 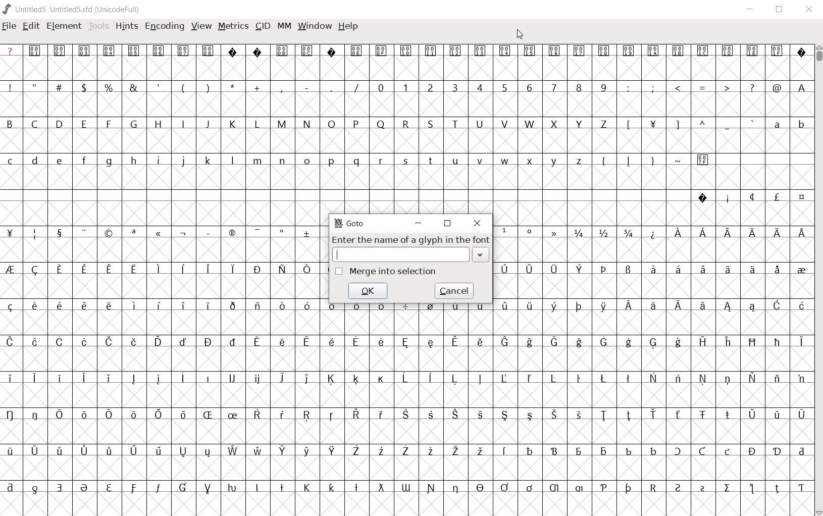 What do you see at coordinates (629, 379) in the screenshot?
I see `Symbol` at bounding box center [629, 379].